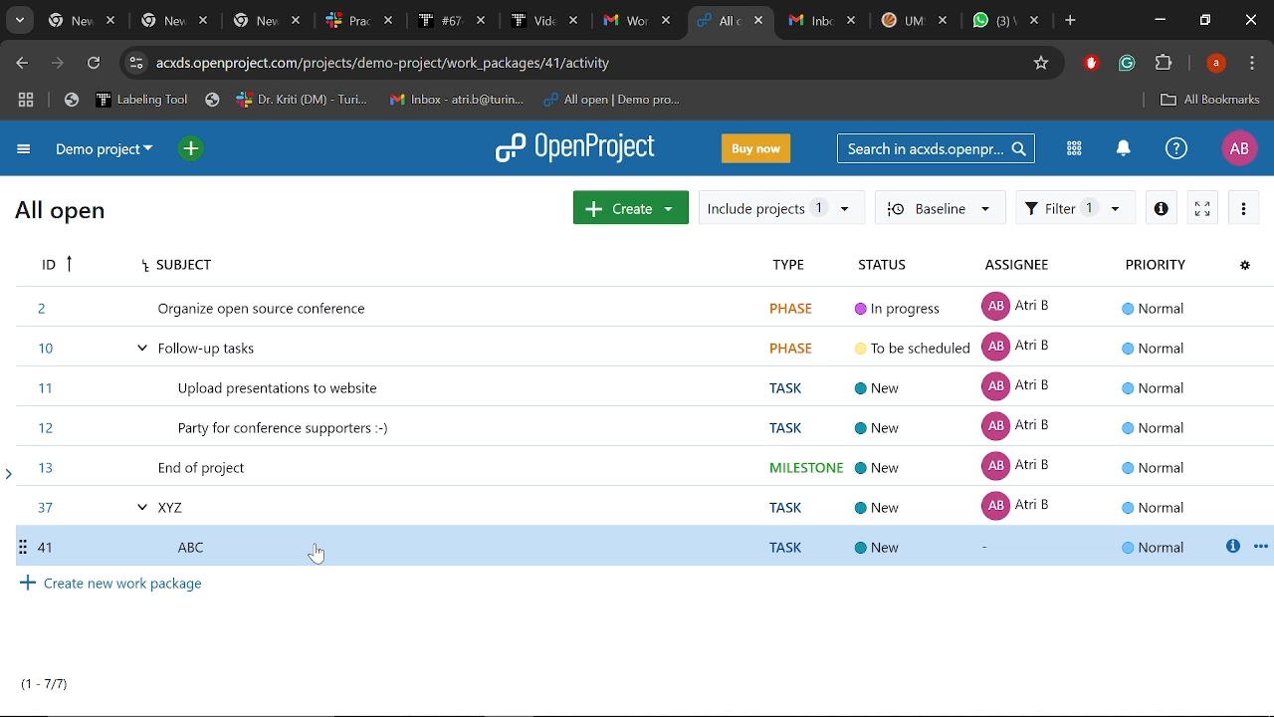 The image size is (1274, 717). I want to click on Other tabs, so click(914, 23).